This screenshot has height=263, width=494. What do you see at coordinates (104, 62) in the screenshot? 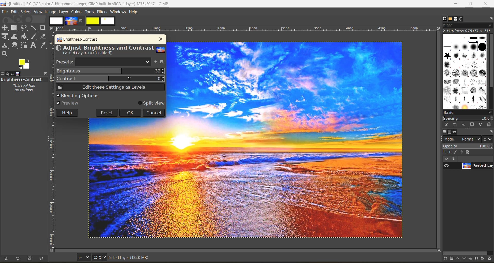
I see `presets` at bounding box center [104, 62].